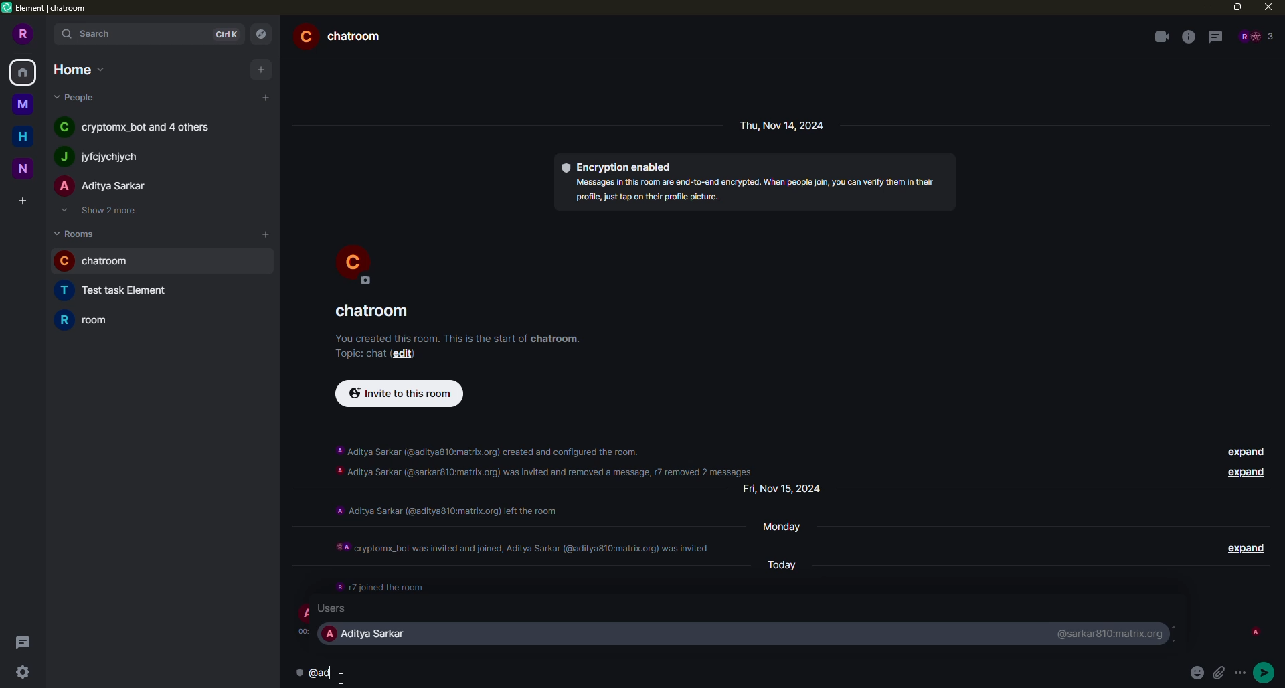  What do you see at coordinates (88, 35) in the screenshot?
I see `search` at bounding box center [88, 35].